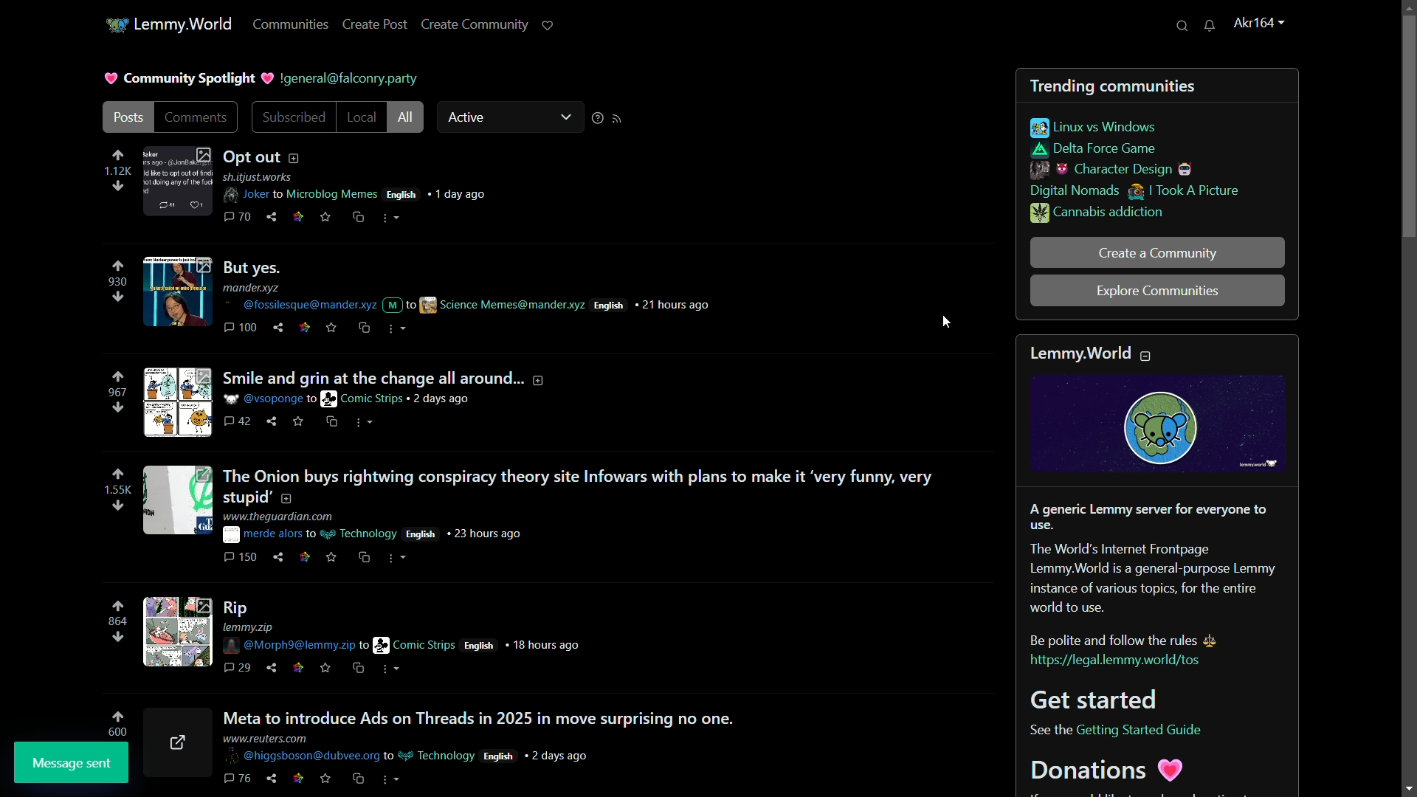  Describe the element at coordinates (239, 556) in the screenshot. I see `comments` at that location.